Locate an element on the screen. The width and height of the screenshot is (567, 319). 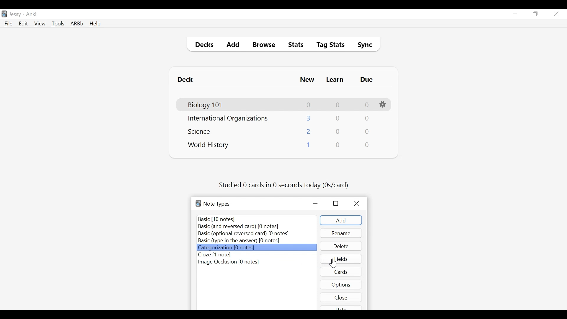
Delete is located at coordinates (340, 246).